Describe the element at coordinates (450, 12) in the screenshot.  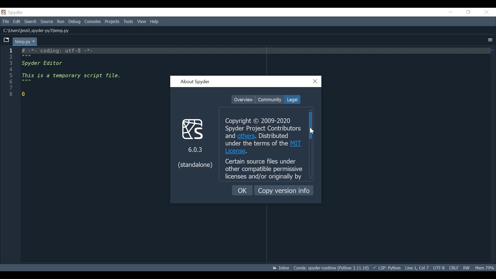
I see `Minimize` at that location.